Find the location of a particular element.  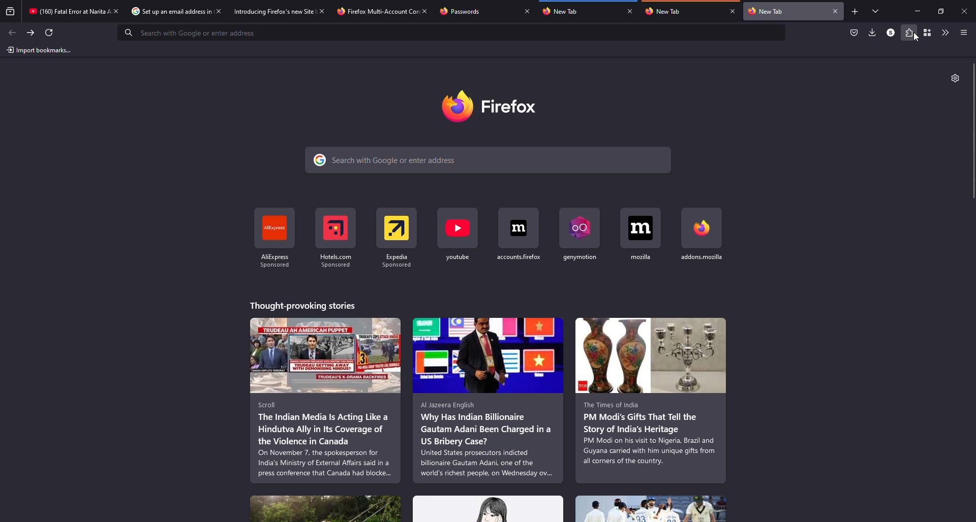

more tools is located at coordinates (943, 32).